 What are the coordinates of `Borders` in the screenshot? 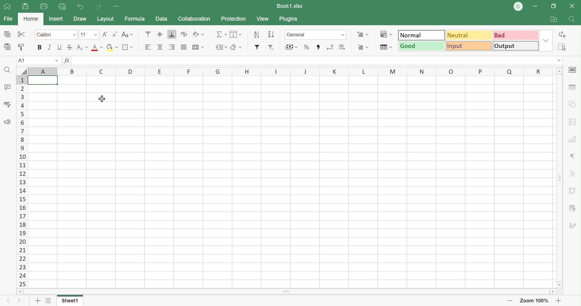 It's located at (127, 48).